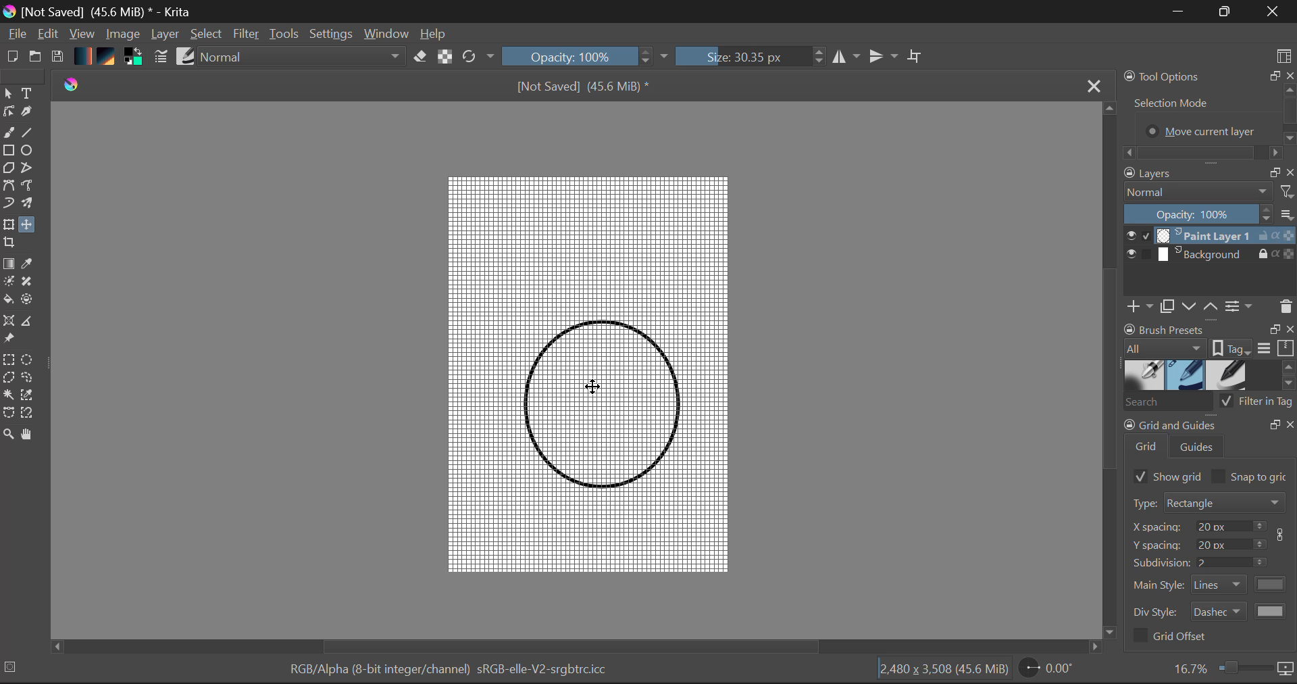 This screenshot has height=684, width=1297. Describe the element at coordinates (285, 35) in the screenshot. I see `Tools` at that location.